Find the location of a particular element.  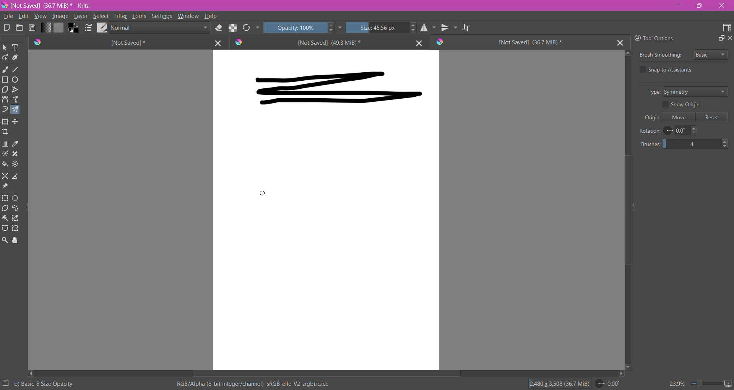

Transform a layer is located at coordinates (17, 122).